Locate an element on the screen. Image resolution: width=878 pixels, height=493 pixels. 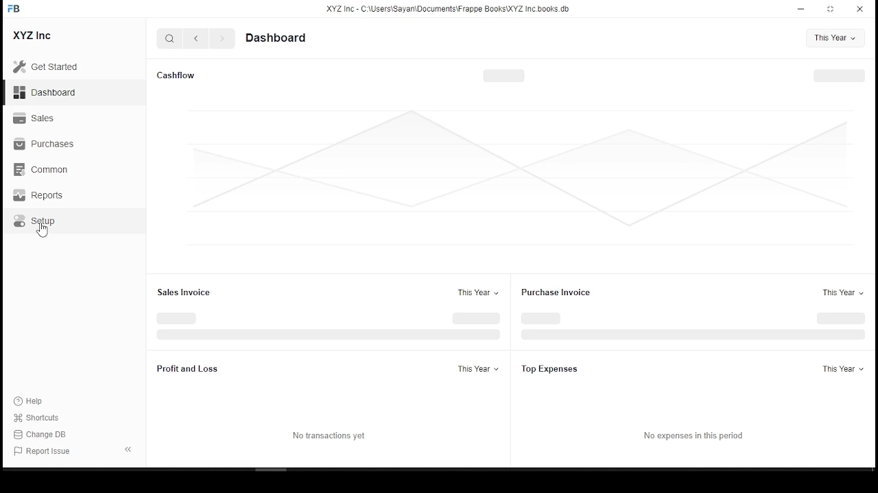
no expenses in this period is located at coordinates (693, 436).